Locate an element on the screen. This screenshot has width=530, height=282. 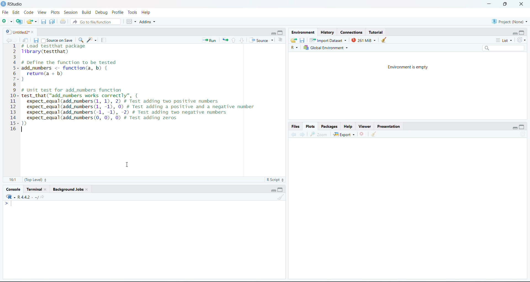
Help is located at coordinates (146, 12).